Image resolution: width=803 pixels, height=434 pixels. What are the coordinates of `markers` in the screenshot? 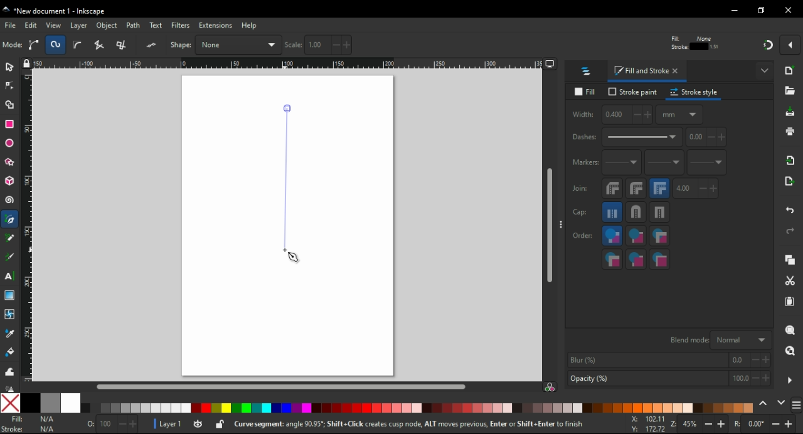 It's located at (584, 162).